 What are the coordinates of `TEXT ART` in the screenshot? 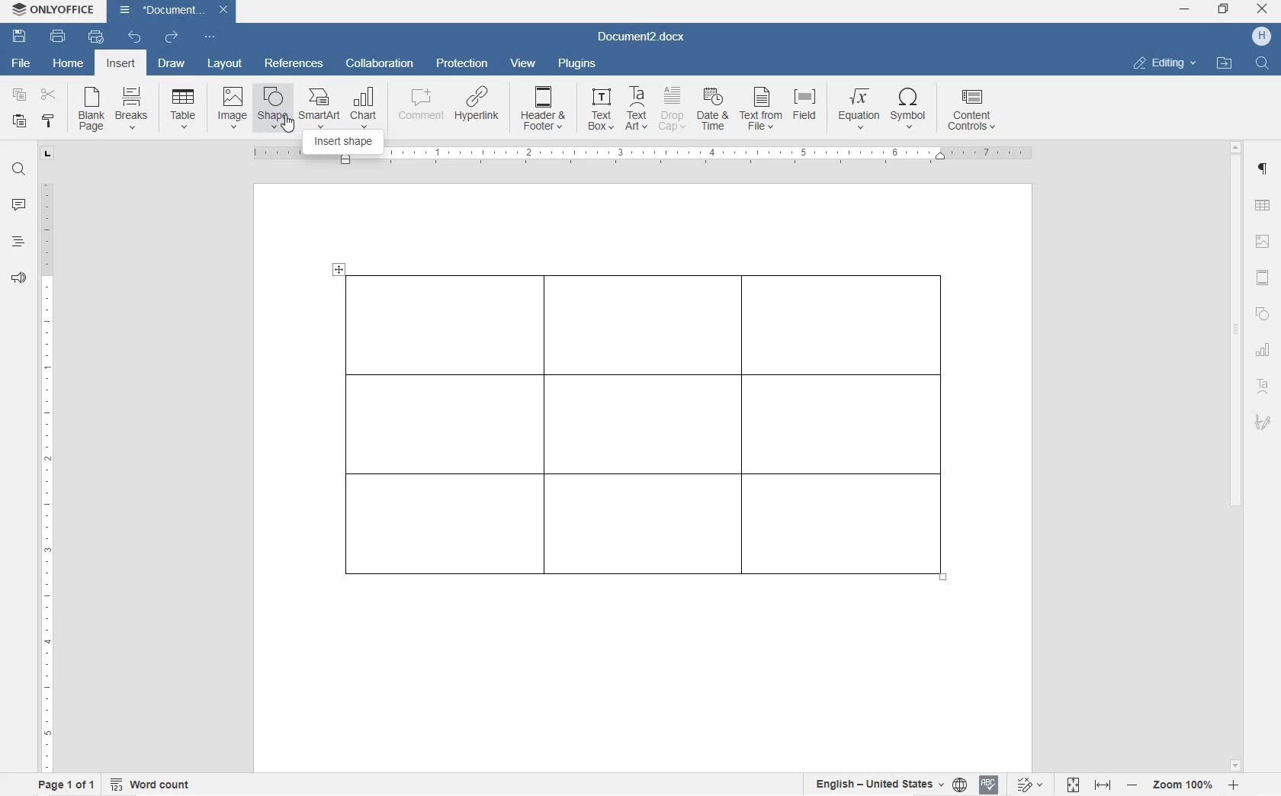 It's located at (634, 110).